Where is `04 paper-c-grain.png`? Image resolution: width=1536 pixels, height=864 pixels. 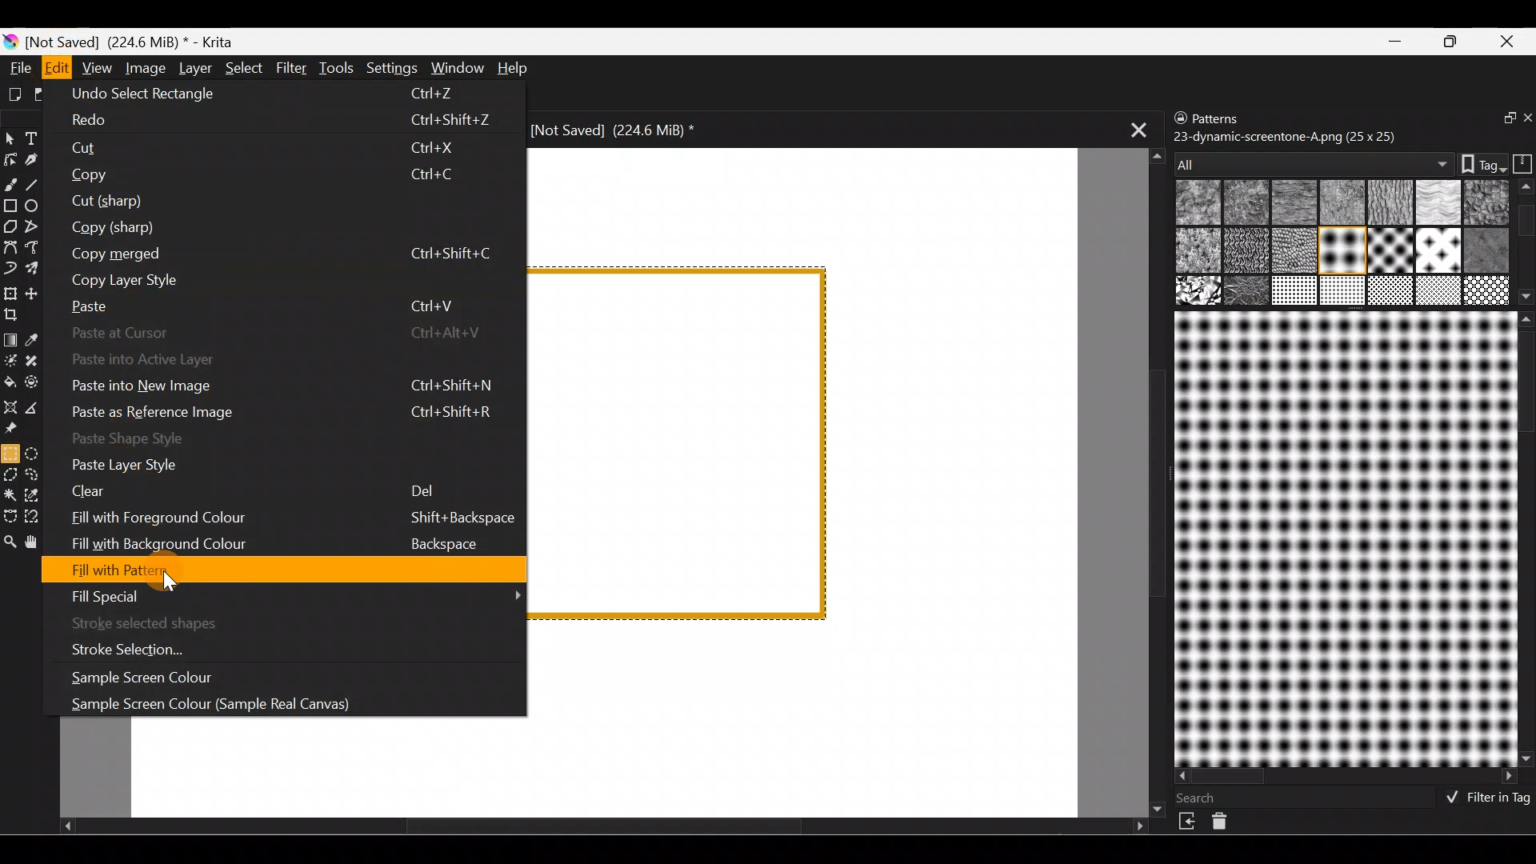
04 paper-c-grain.png is located at coordinates (1391, 204).